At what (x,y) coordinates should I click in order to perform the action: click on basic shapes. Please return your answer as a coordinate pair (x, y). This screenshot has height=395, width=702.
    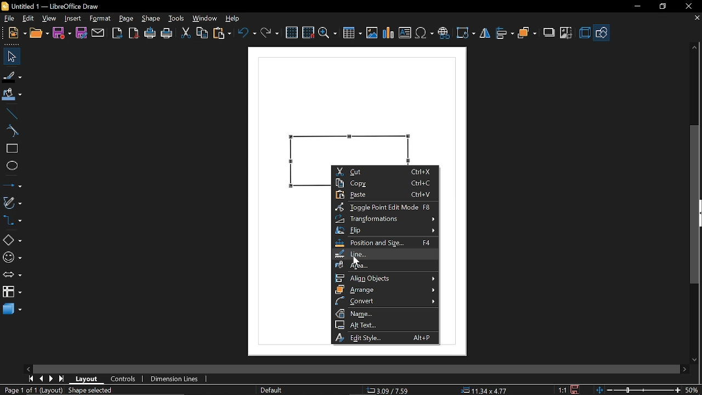
    Looking at the image, I should click on (11, 241).